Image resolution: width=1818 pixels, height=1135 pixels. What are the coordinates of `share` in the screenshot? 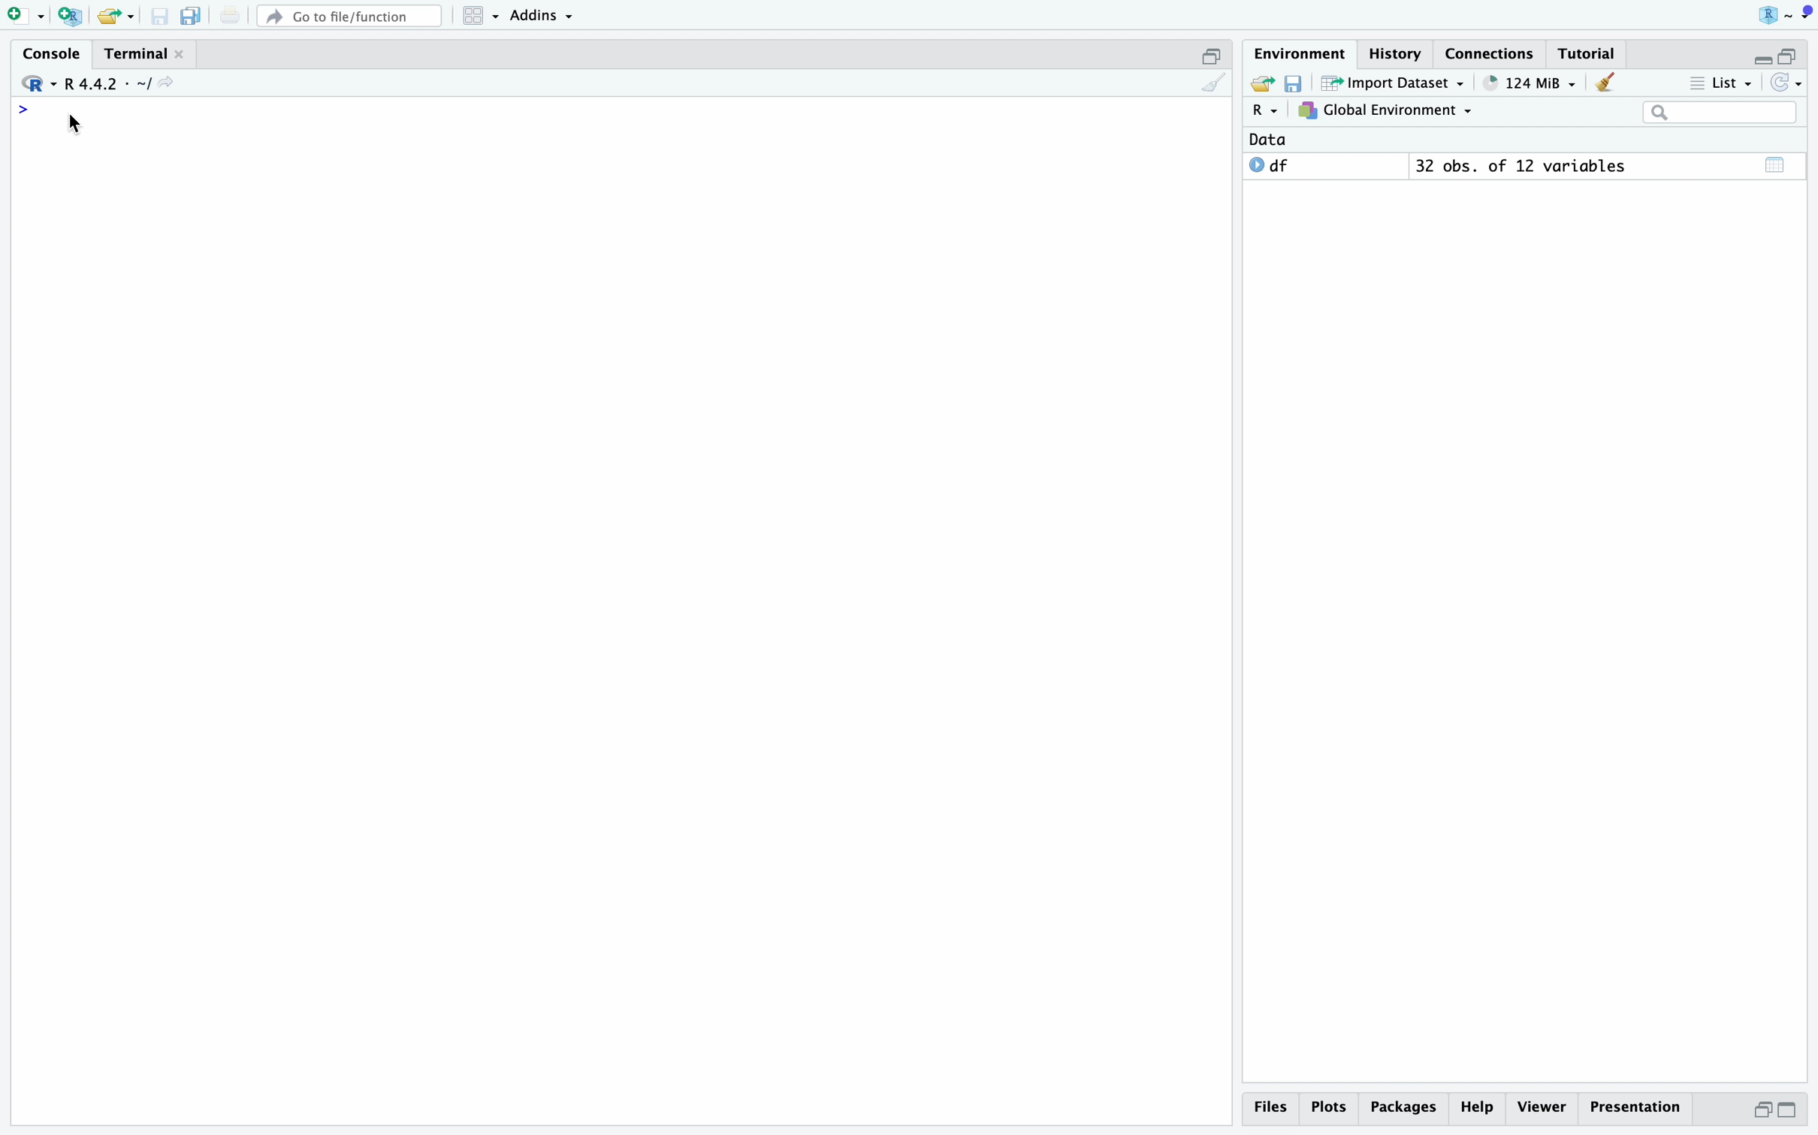 It's located at (1261, 81).